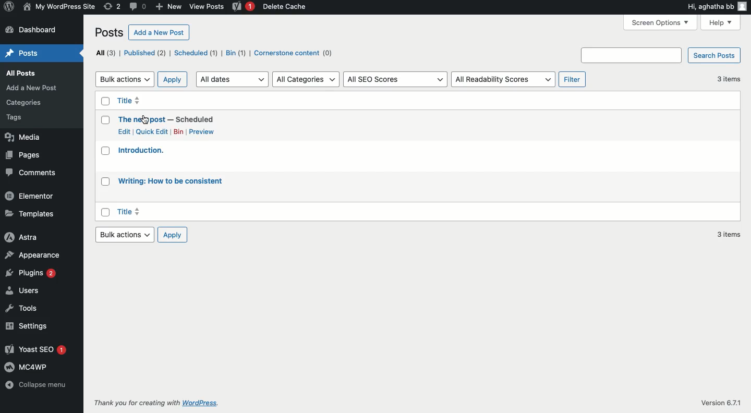 The width and height of the screenshot is (751, 413). What do you see at coordinates (141, 150) in the screenshot?
I see `Introduction` at bounding box center [141, 150].